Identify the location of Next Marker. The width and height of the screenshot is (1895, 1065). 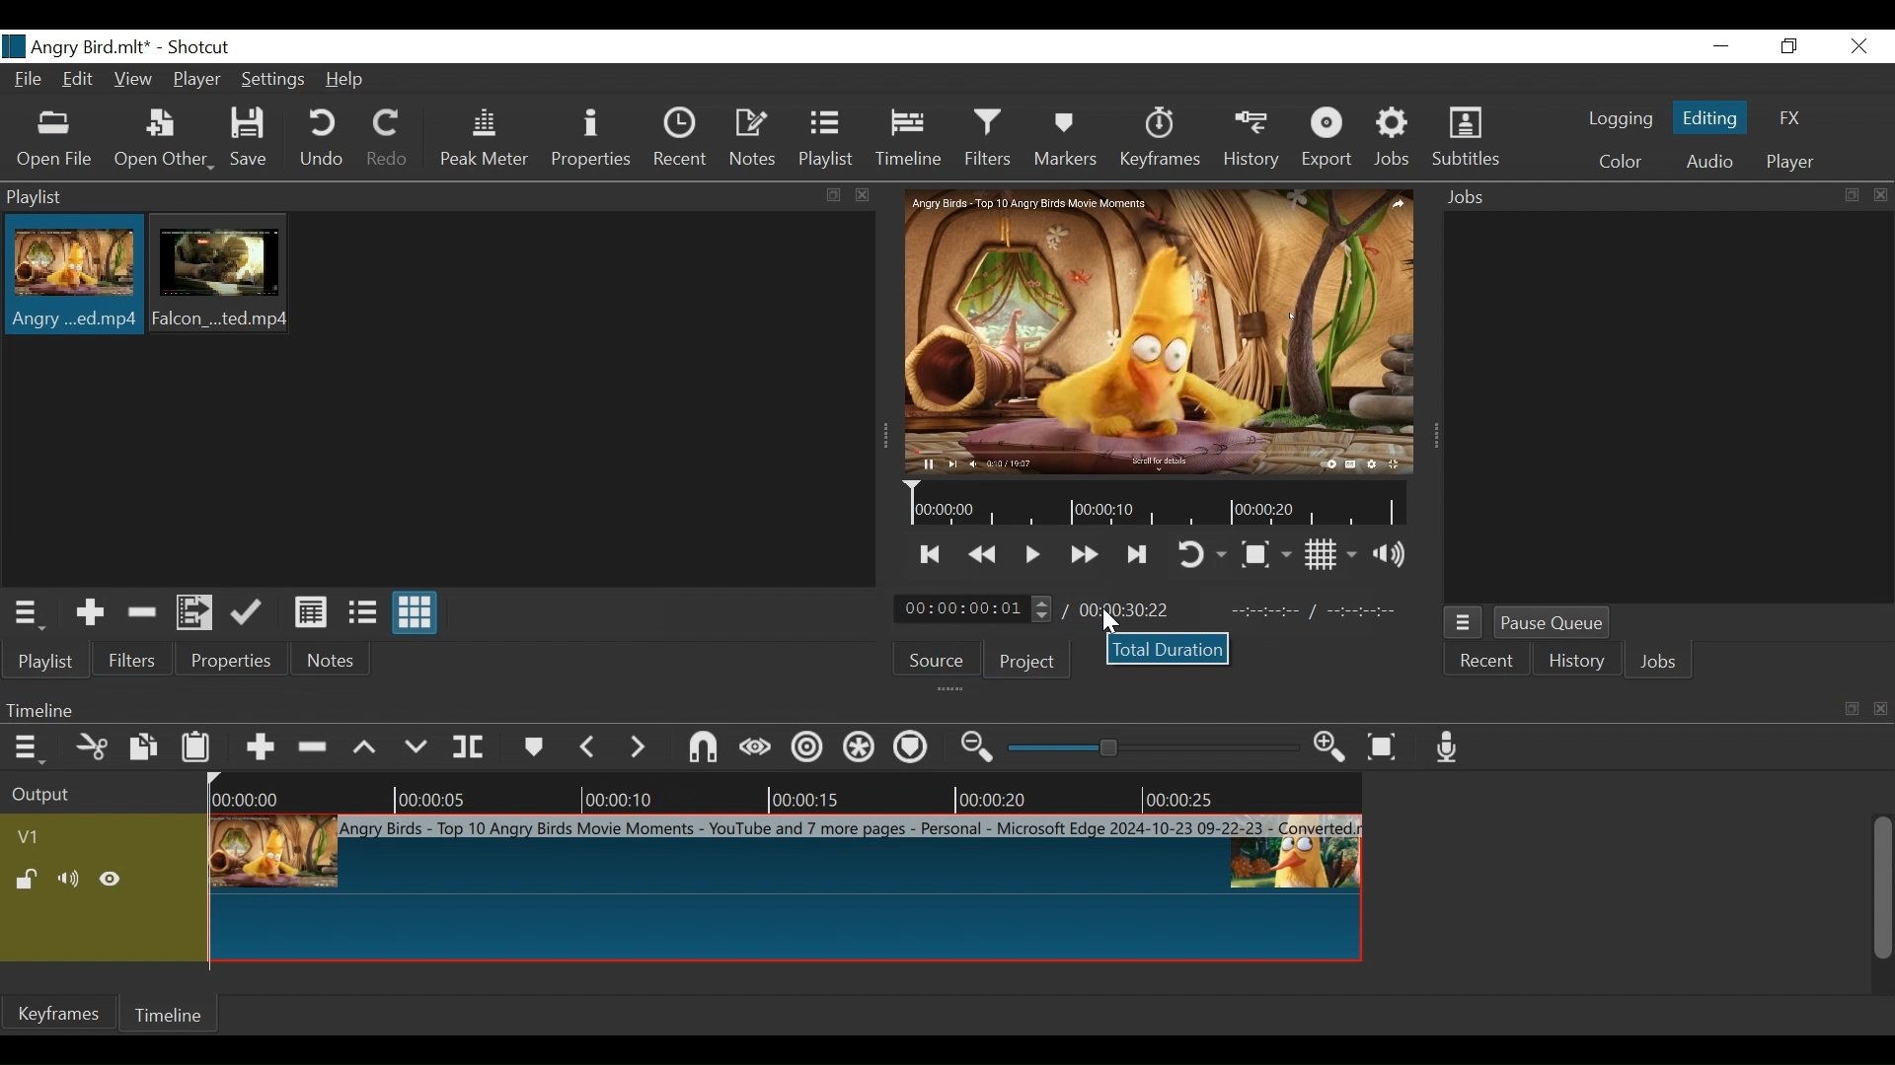
(639, 748).